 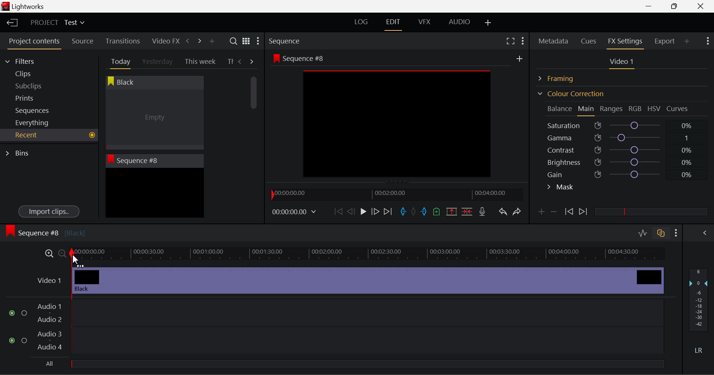 I want to click on Project Timeline, so click(x=368, y=254).